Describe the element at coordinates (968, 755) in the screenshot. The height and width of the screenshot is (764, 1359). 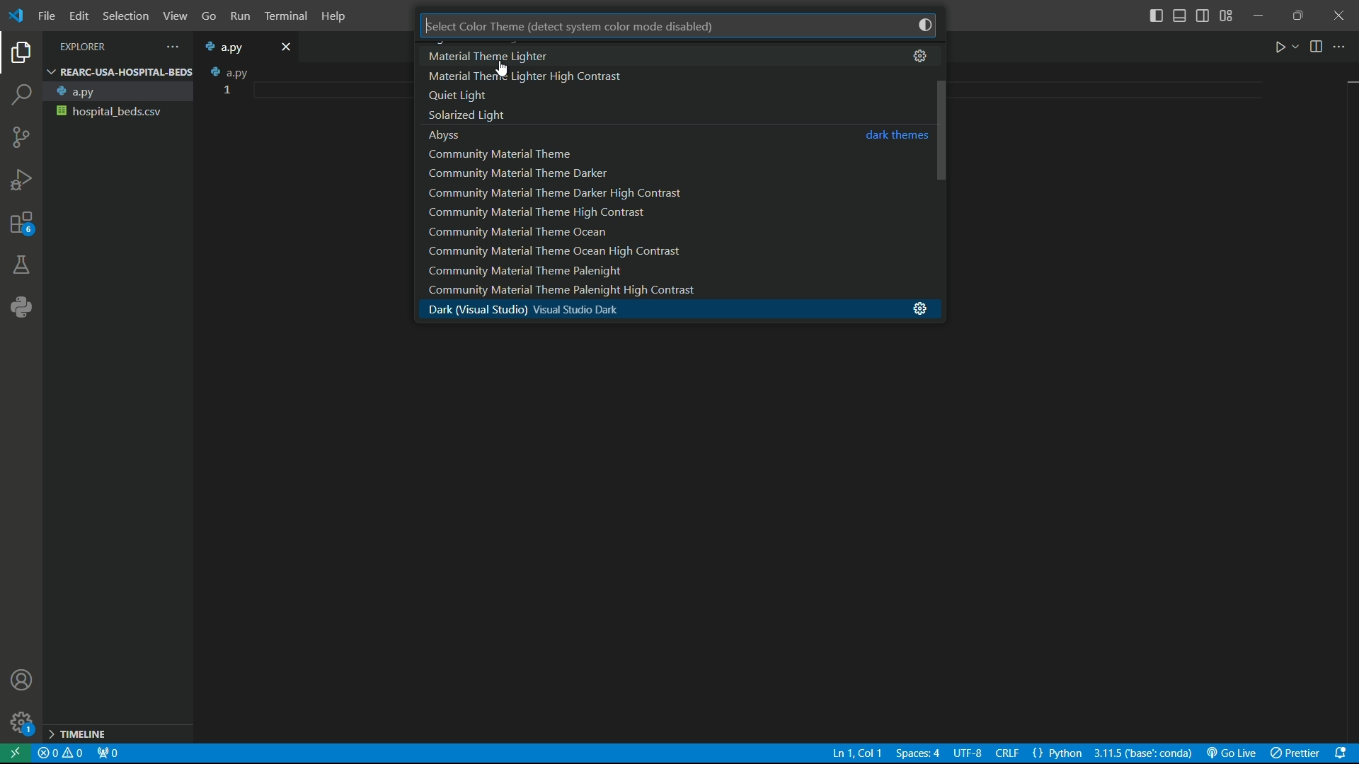
I see `UTF-8` at that location.